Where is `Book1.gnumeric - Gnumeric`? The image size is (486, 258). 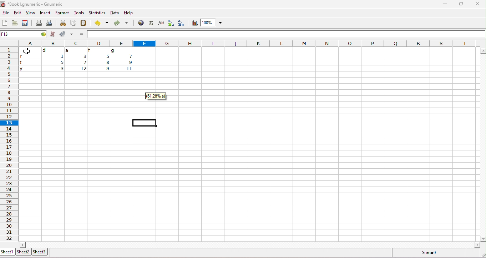 Book1.gnumeric - Gnumeric is located at coordinates (33, 4).